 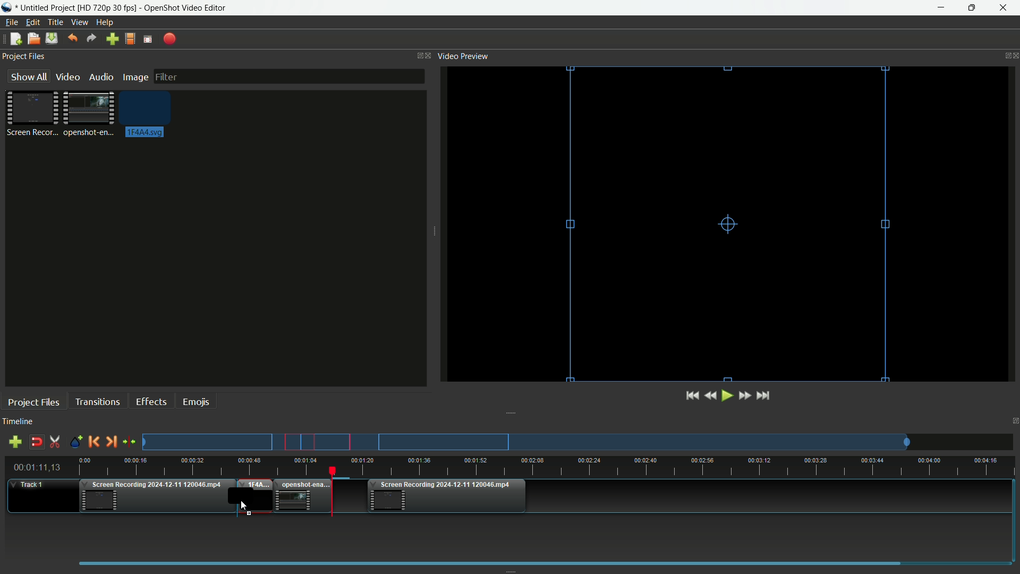 What do you see at coordinates (40, 468) in the screenshot?
I see `Current time` at bounding box center [40, 468].